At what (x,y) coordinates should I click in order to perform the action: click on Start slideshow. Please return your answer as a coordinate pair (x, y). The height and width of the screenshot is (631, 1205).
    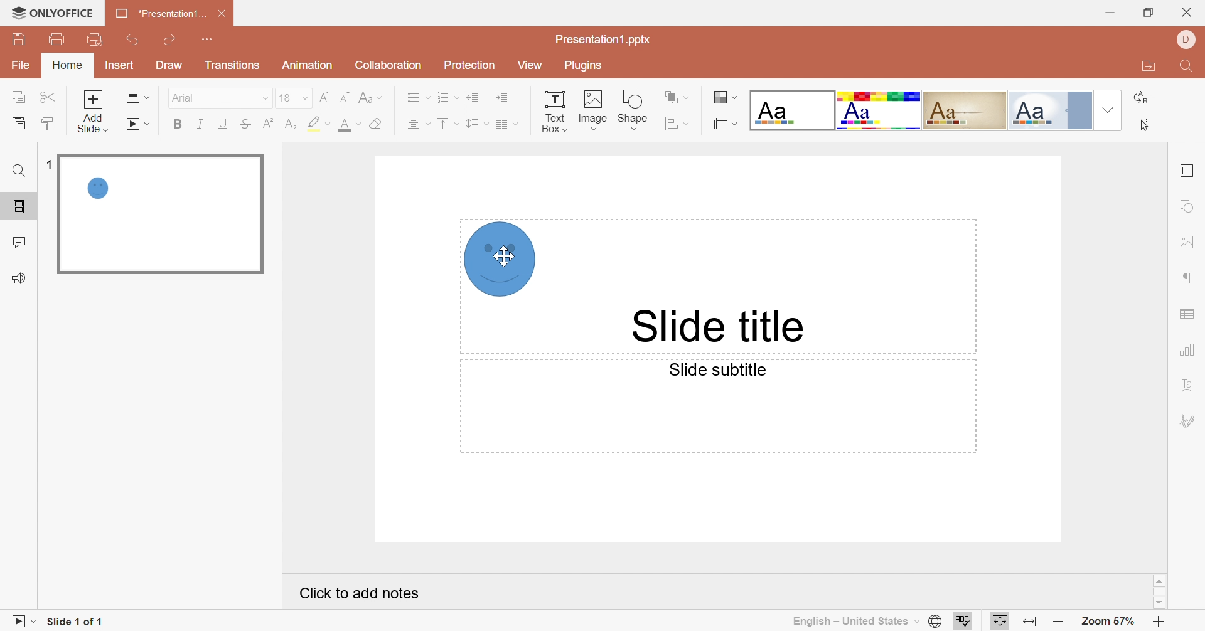
    Looking at the image, I should click on (20, 620).